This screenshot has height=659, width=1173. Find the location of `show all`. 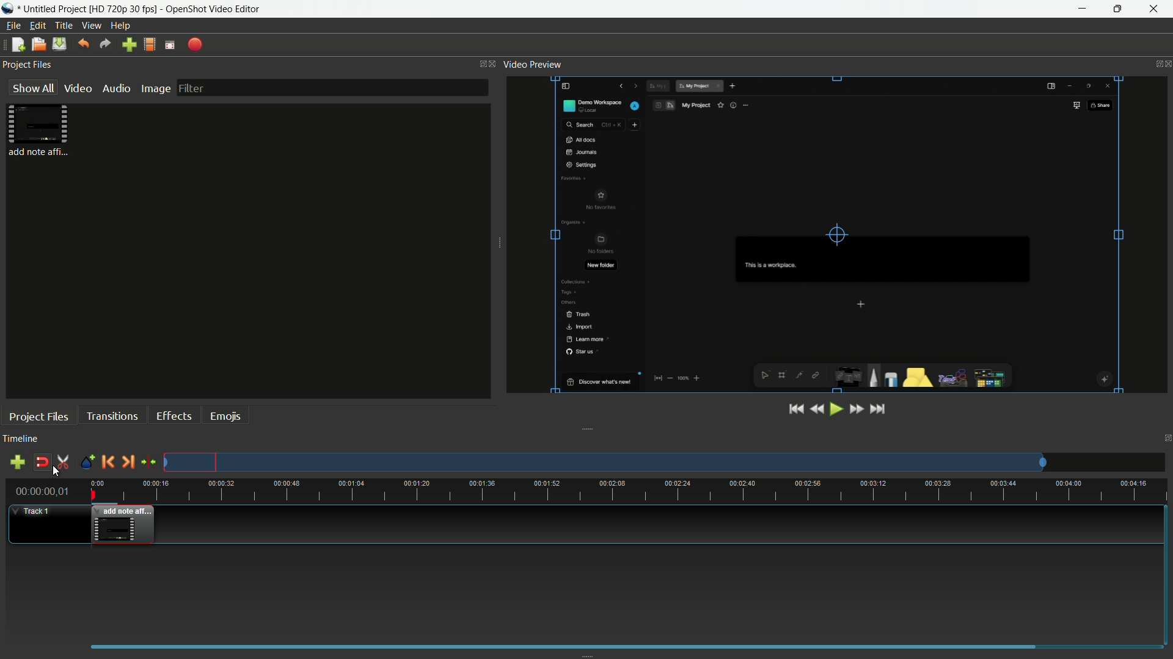

show all is located at coordinates (34, 88).